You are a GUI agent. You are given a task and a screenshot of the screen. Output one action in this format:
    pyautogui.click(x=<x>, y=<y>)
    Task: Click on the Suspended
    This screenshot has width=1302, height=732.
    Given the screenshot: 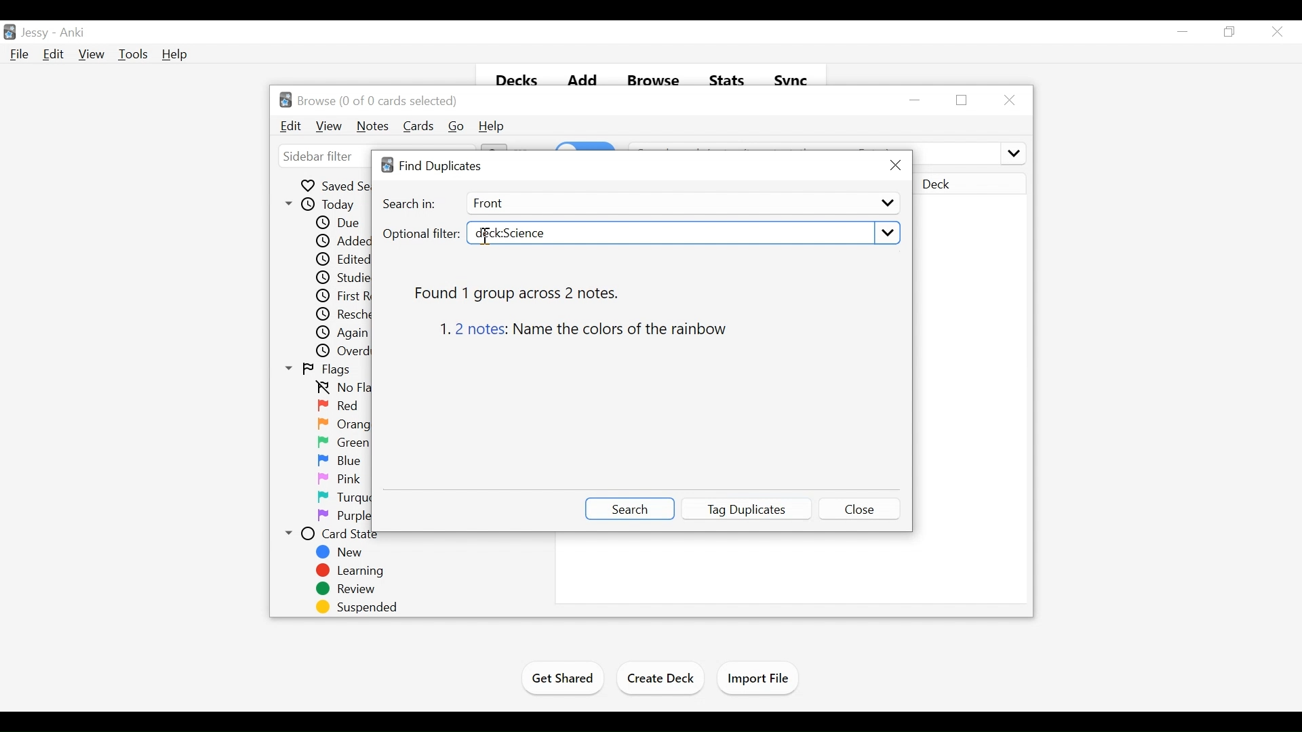 What is the action you would take?
    pyautogui.click(x=353, y=607)
    